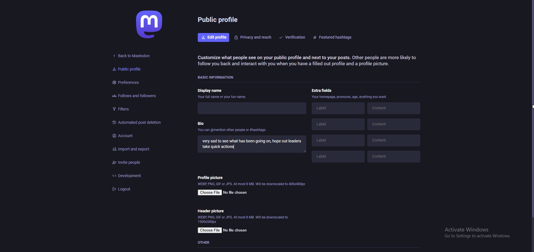  I want to click on windows activation prompt, so click(476, 232).